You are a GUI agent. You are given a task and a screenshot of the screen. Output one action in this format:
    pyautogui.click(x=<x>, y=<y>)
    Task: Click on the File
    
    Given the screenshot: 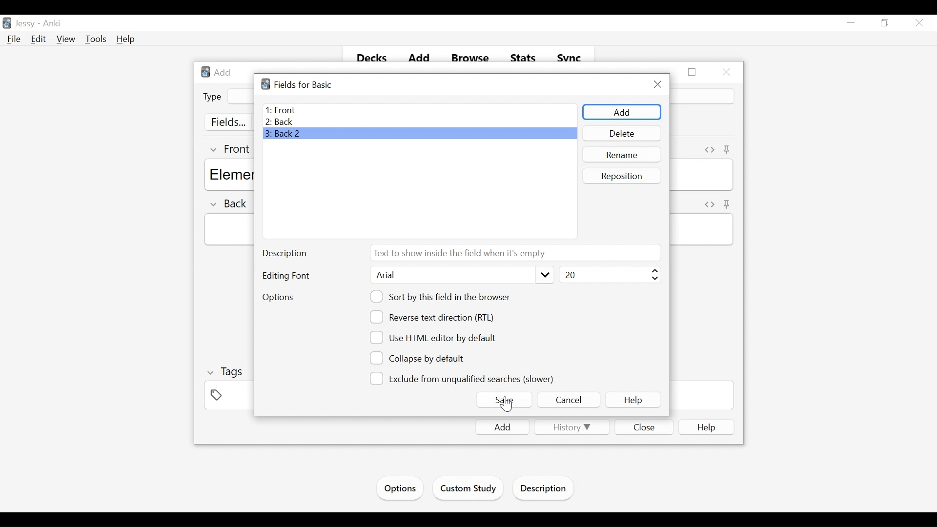 What is the action you would take?
    pyautogui.click(x=14, y=40)
    